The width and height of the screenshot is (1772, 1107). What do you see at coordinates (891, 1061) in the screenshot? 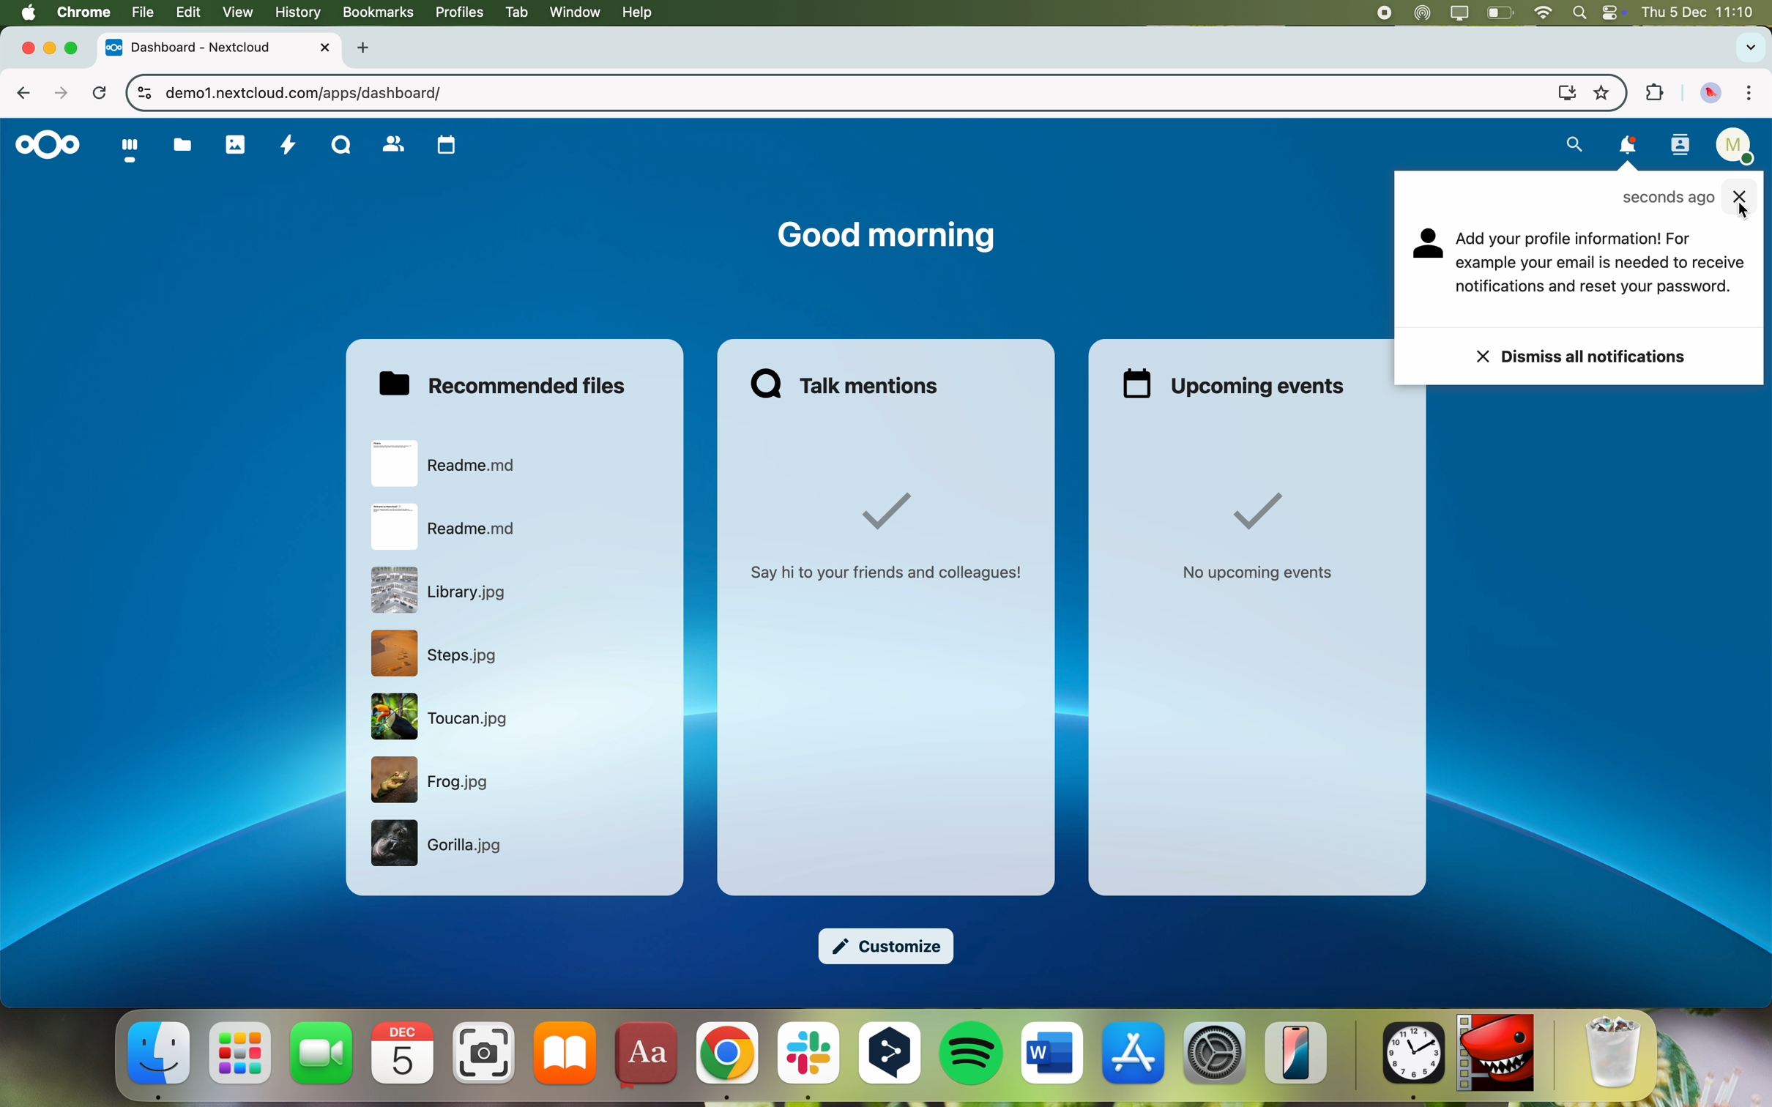
I see `DeepL` at bounding box center [891, 1061].